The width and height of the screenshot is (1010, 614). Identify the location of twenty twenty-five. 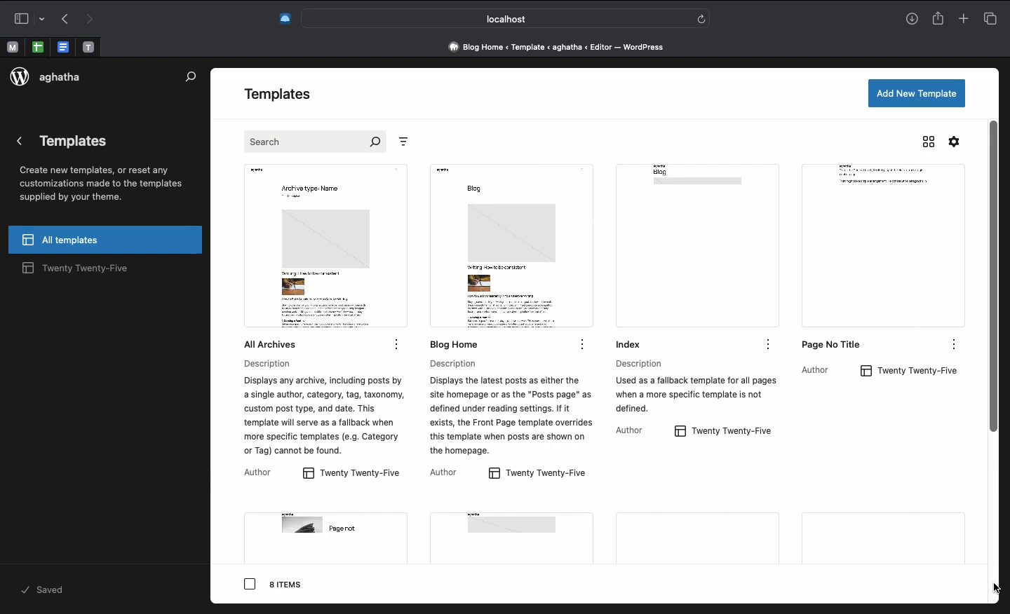
(909, 369).